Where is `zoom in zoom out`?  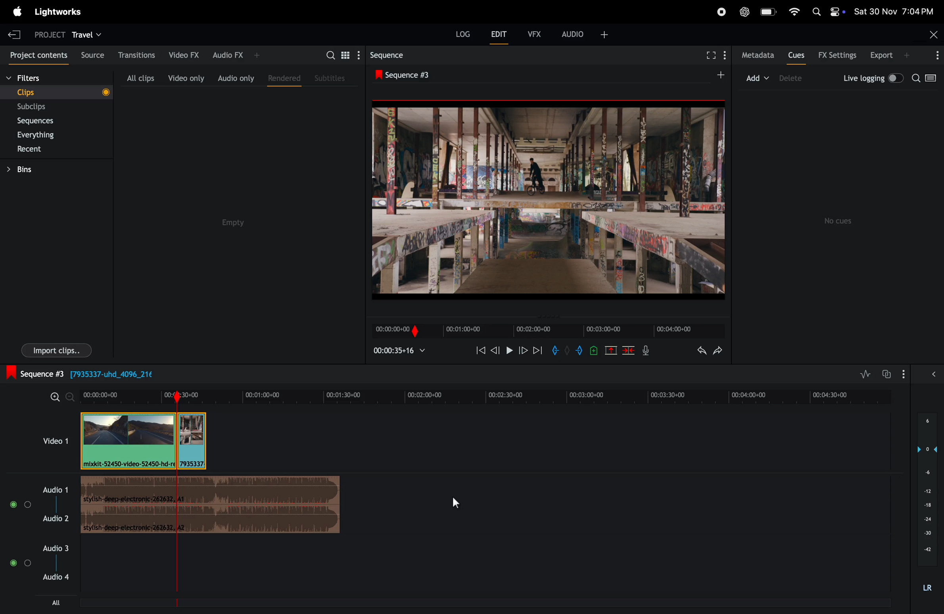
zoom in zoom out is located at coordinates (59, 397).